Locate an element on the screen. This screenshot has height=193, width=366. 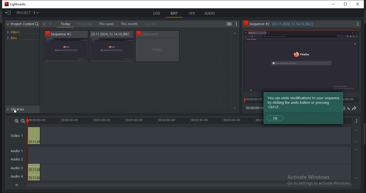
zoom in is located at coordinates (17, 121).